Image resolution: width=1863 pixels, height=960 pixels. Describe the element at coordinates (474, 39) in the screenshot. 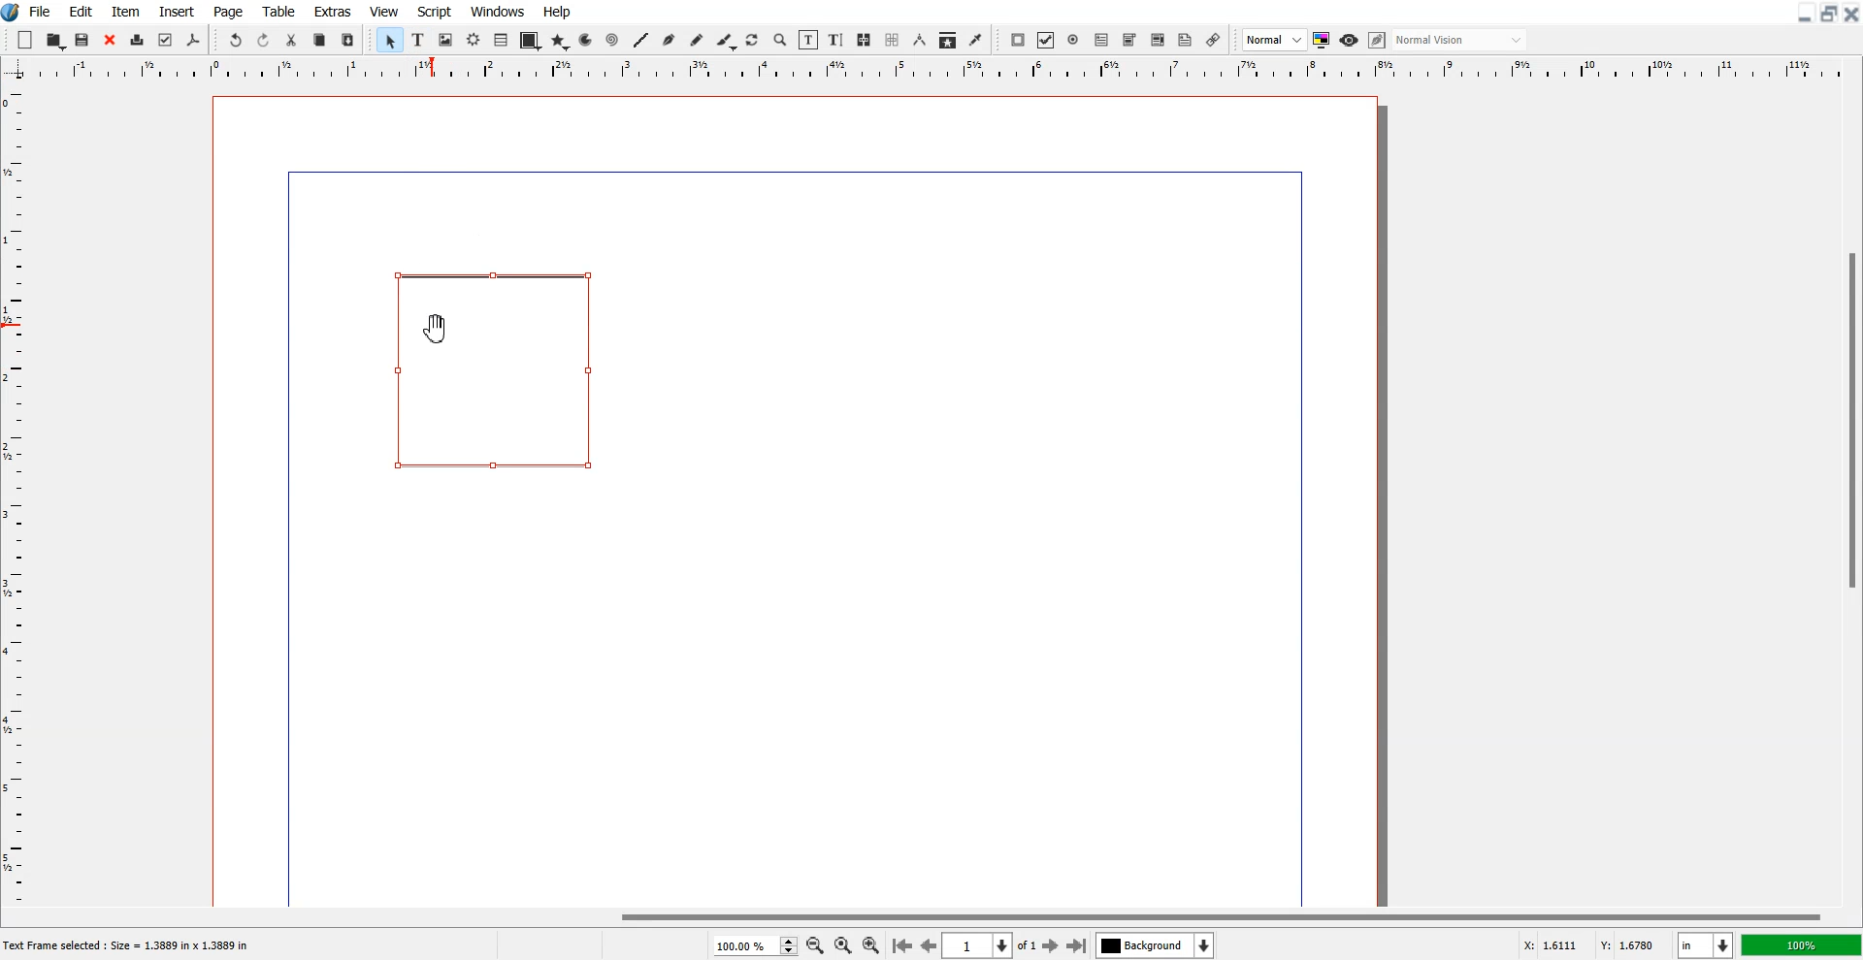

I see `Render frame` at that location.